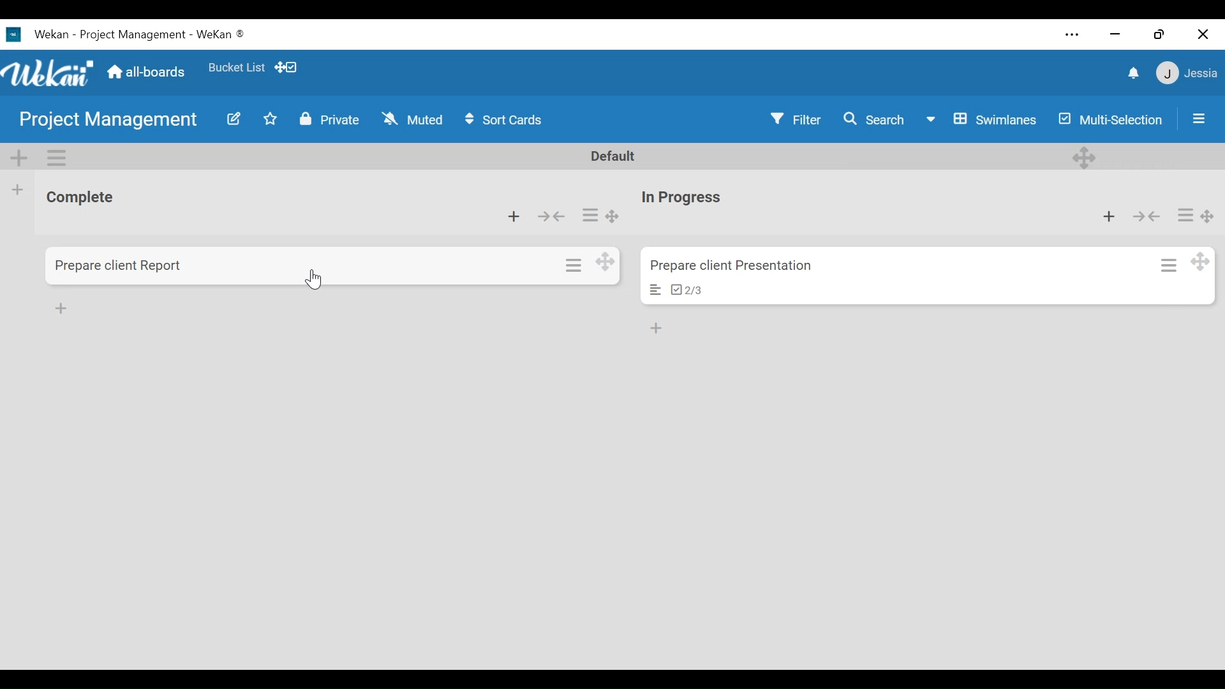 The image size is (1225, 689). Describe the element at coordinates (162, 35) in the screenshot. I see `Board Title` at that location.